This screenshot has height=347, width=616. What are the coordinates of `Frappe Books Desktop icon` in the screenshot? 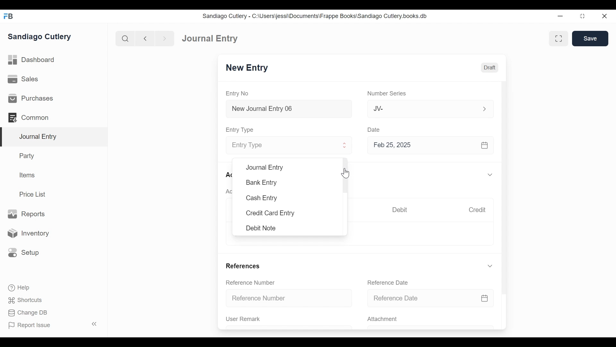 It's located at (9, 16).